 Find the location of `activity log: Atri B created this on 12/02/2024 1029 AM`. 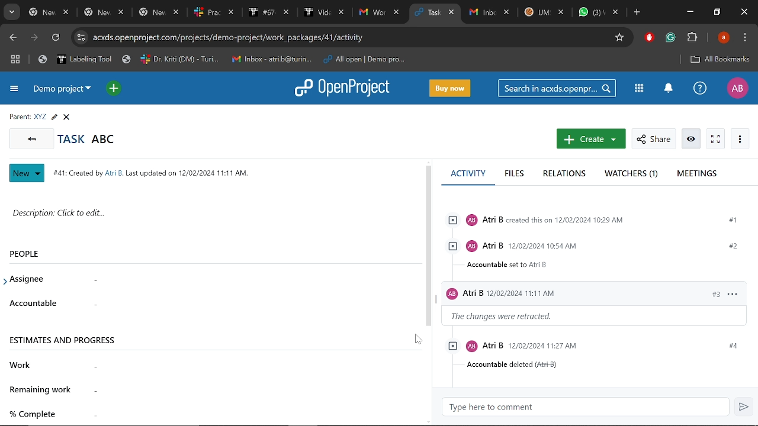

activity log: Atri B created this on 12/02/2024 1029 AM is located at coordinates (595, 221).